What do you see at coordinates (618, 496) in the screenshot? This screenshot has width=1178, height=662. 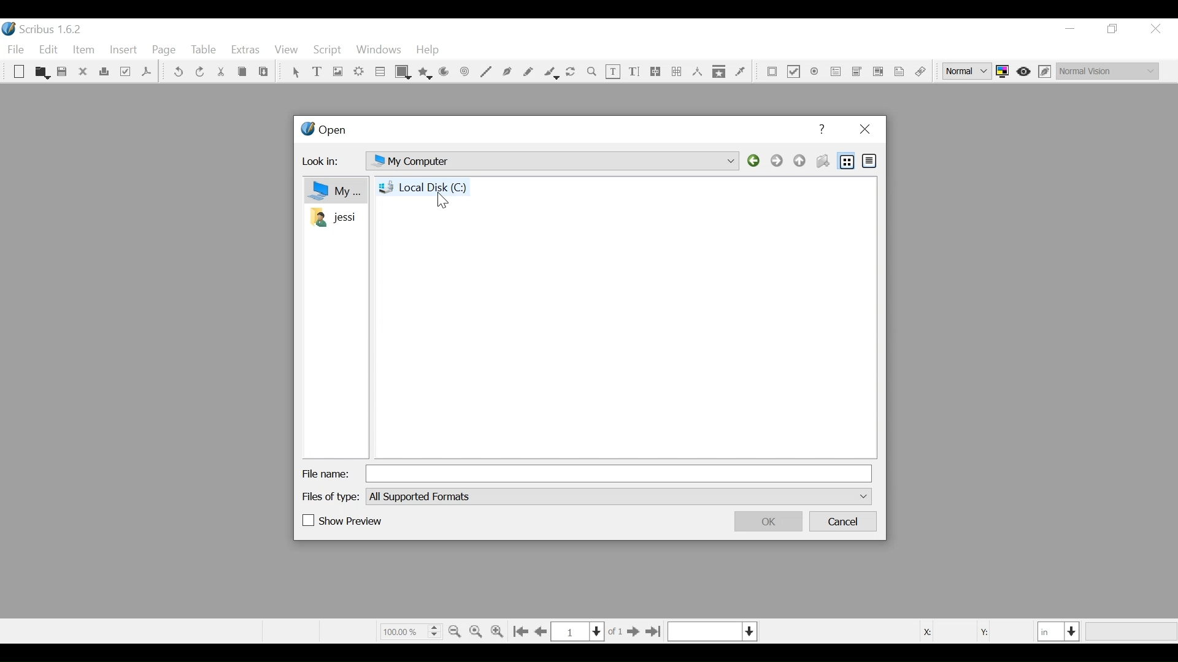 I see `File of type dropdown menu` at bounding box center [618, 496].